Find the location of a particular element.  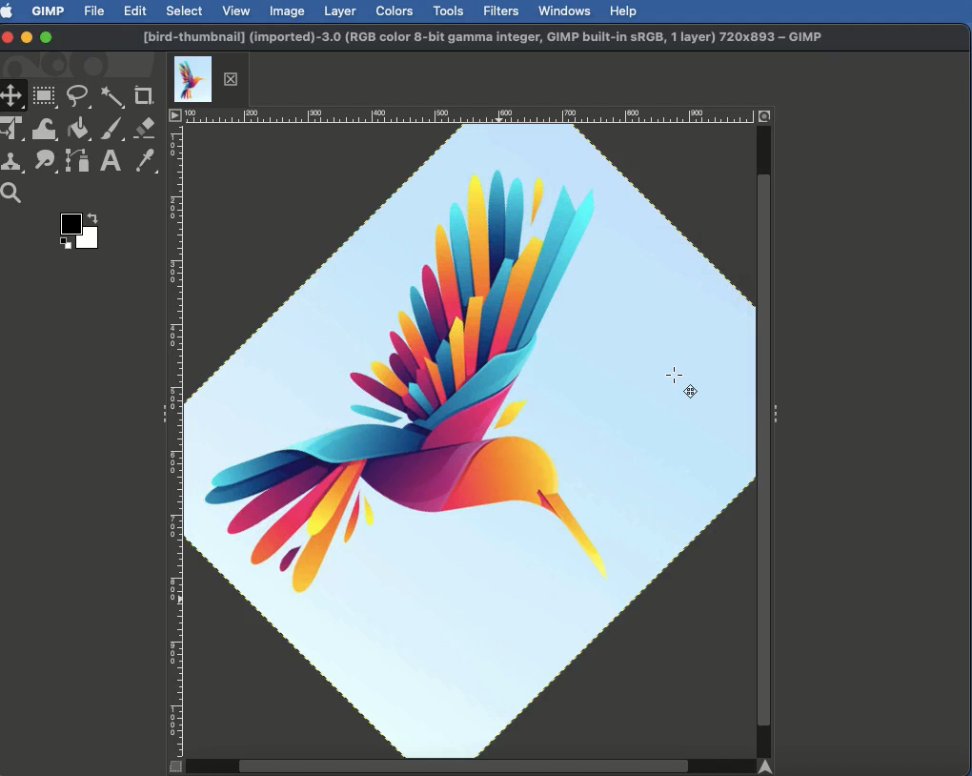

cursor is located at coordinates (684, 385).